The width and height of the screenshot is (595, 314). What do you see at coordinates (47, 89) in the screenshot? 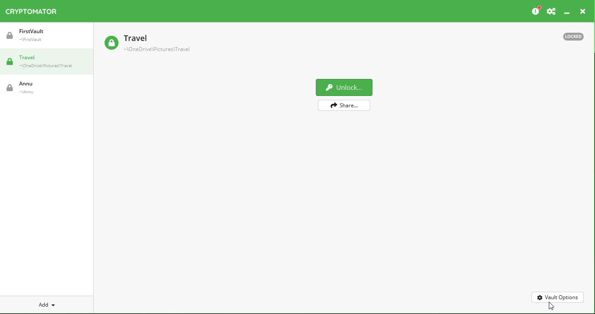
I see `Annu` at bounding box center [47, 89].